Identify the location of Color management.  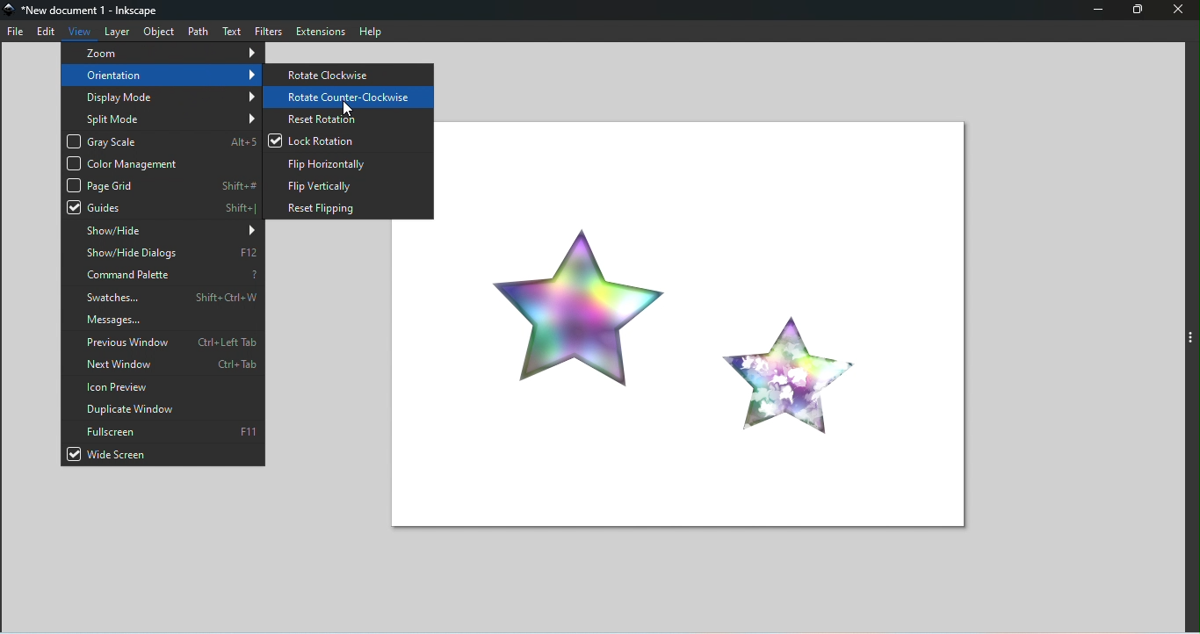
(161, 162).